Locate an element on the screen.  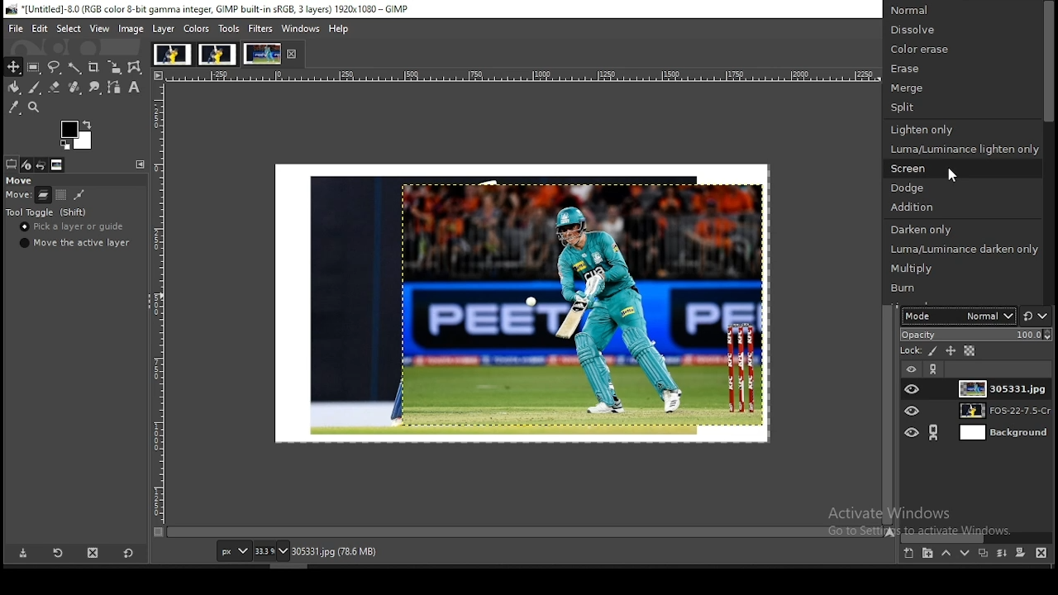
color erase is located at coordinates (962, 51).